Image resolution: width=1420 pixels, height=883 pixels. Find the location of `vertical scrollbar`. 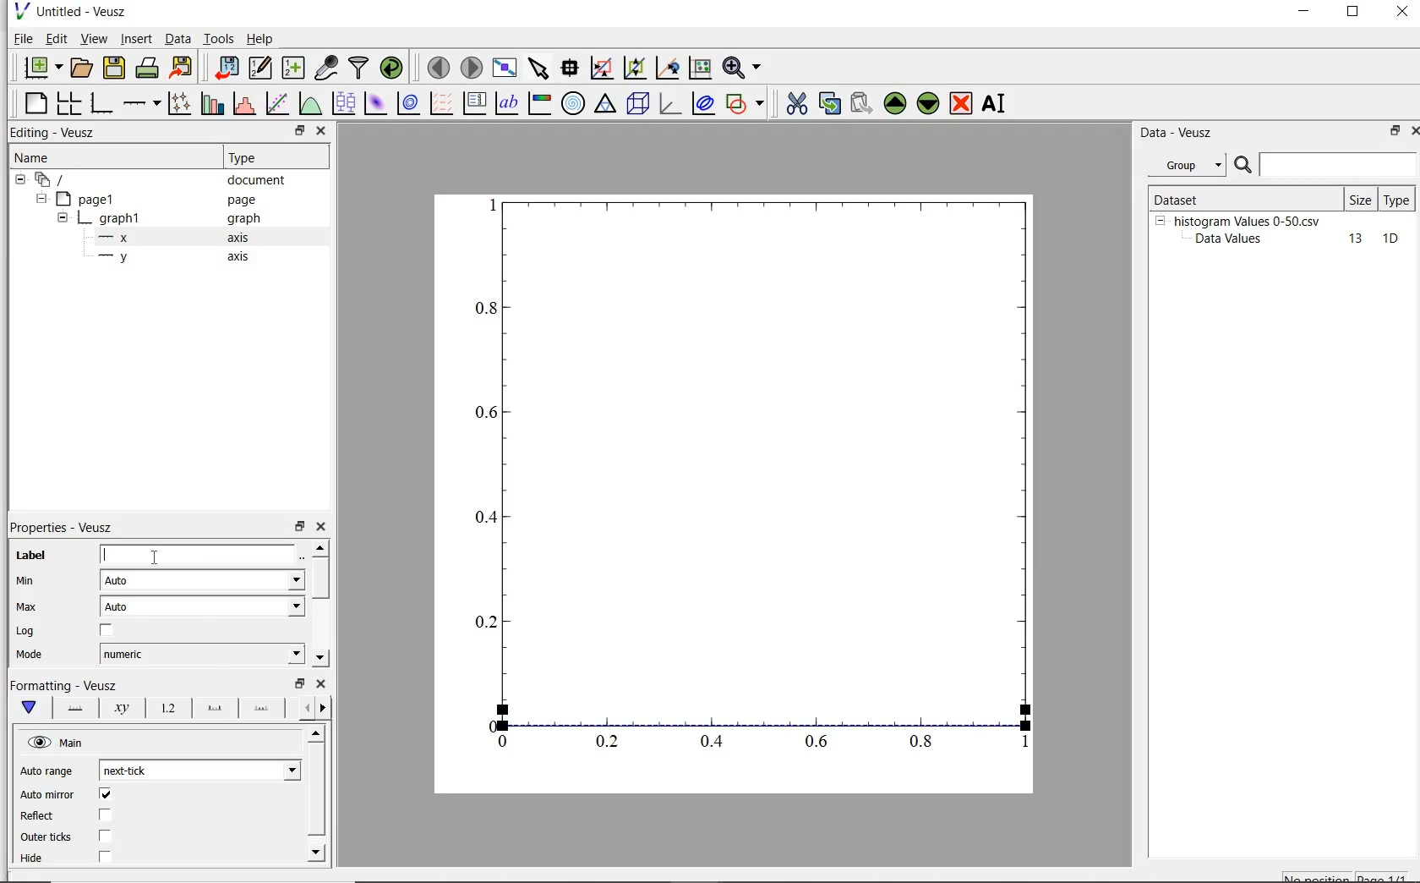

vertical scrollbar is located at coordinates (319, 578).